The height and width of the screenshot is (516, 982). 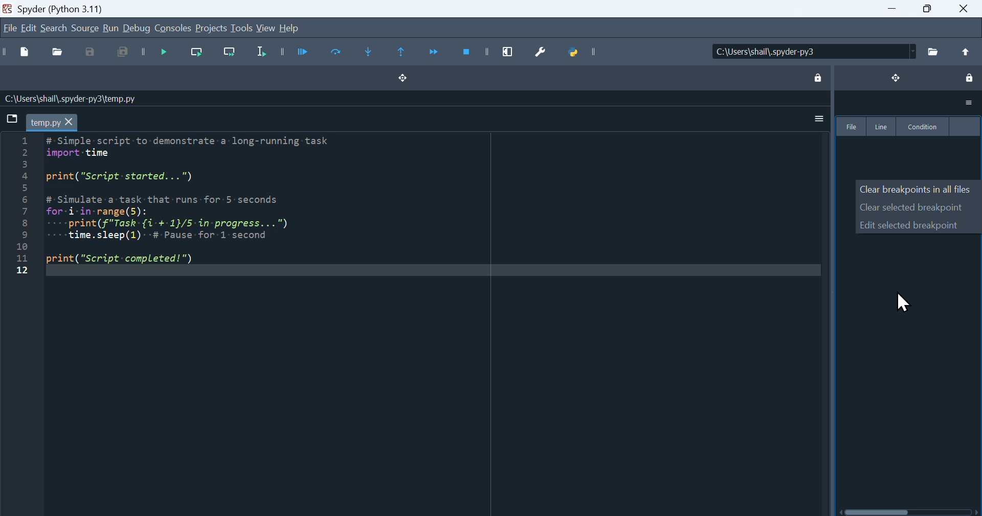 What do you see at coordinates (21, 53) in the screenshot?
I see `New file` at bounding box center [21, 53].